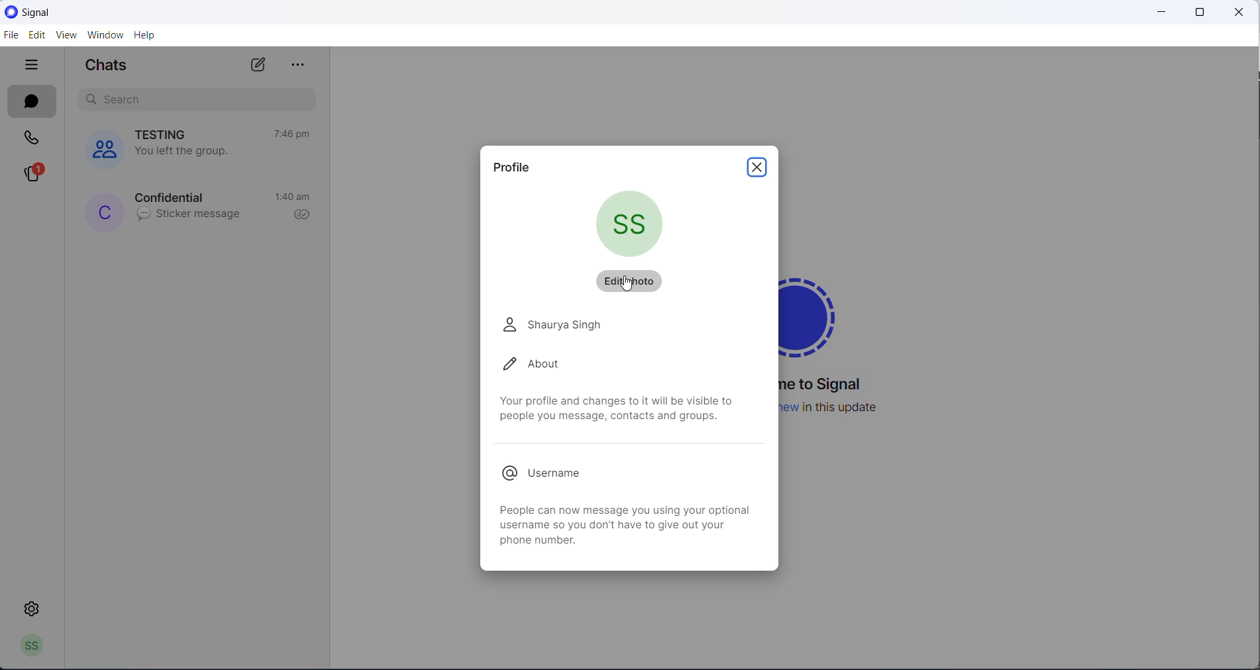 This screenshot has height=670, width=1260. What do you see at coordinates (102, 211) in the screenshot?
I see `profile picture` at bounding box center [102, 211].